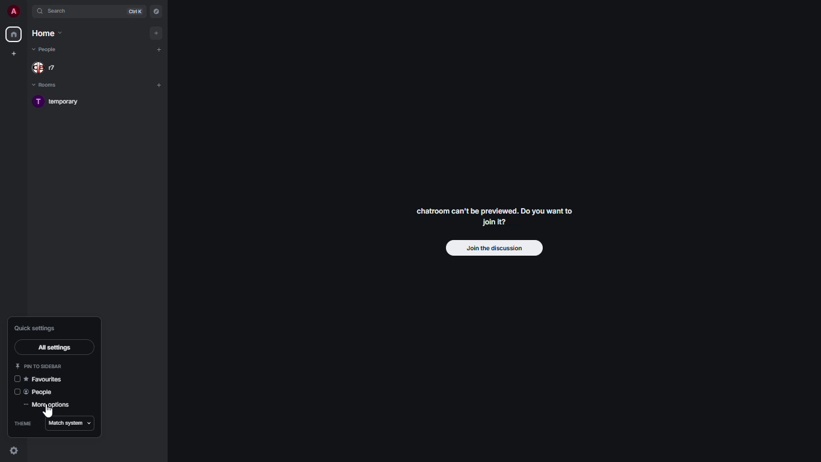  Describe the element at coordinates (48, 68) in the screenshot. I see `people` at that location.